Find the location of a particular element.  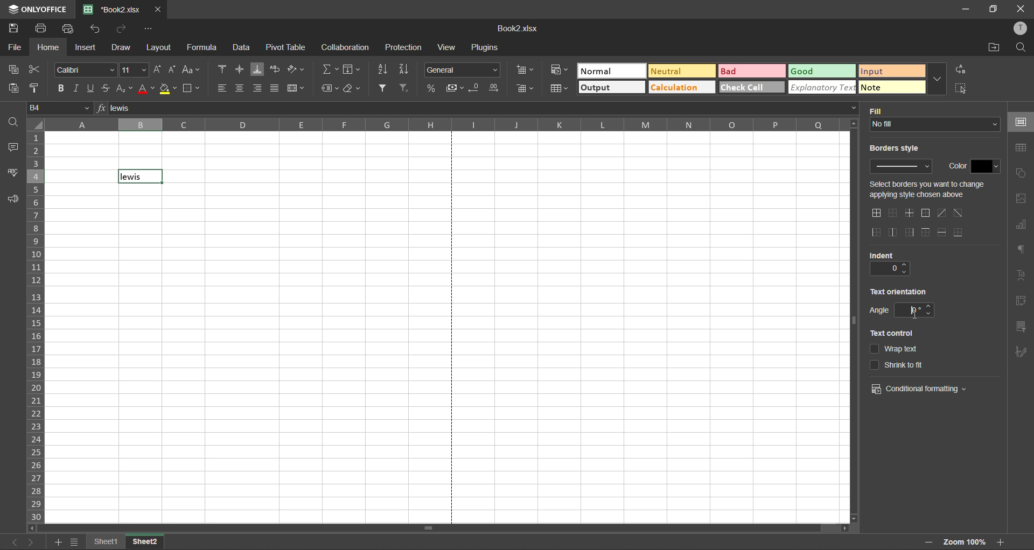

slicer is located at coordinates (1023, 328).